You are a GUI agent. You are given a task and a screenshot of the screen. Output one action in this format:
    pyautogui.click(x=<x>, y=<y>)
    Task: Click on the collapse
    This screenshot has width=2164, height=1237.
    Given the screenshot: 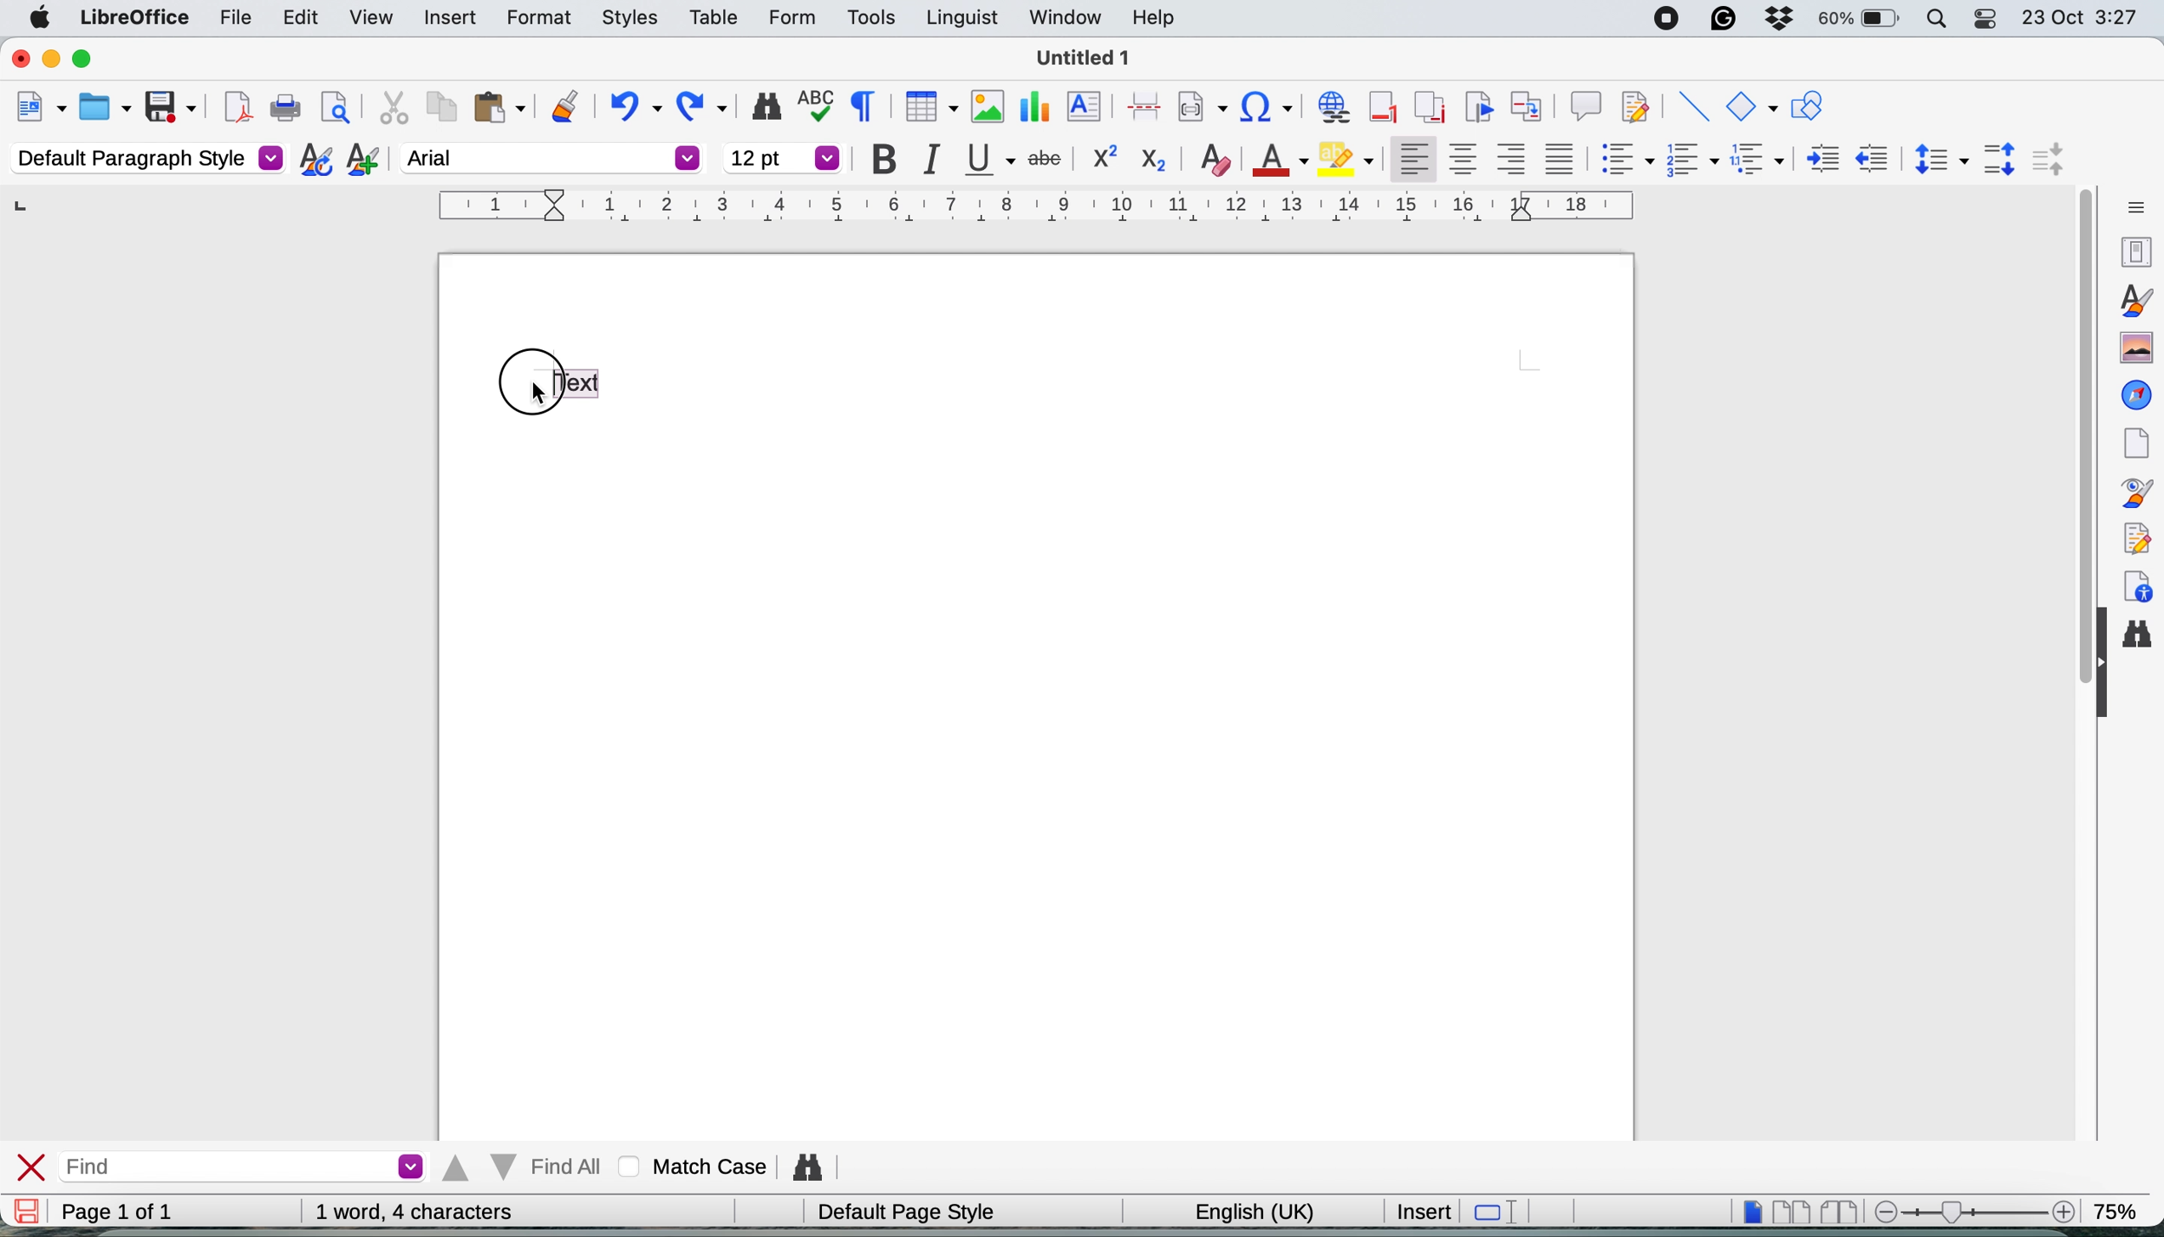 What is the action you would take?
    pyautogui.click(x=2103, y=672)
    